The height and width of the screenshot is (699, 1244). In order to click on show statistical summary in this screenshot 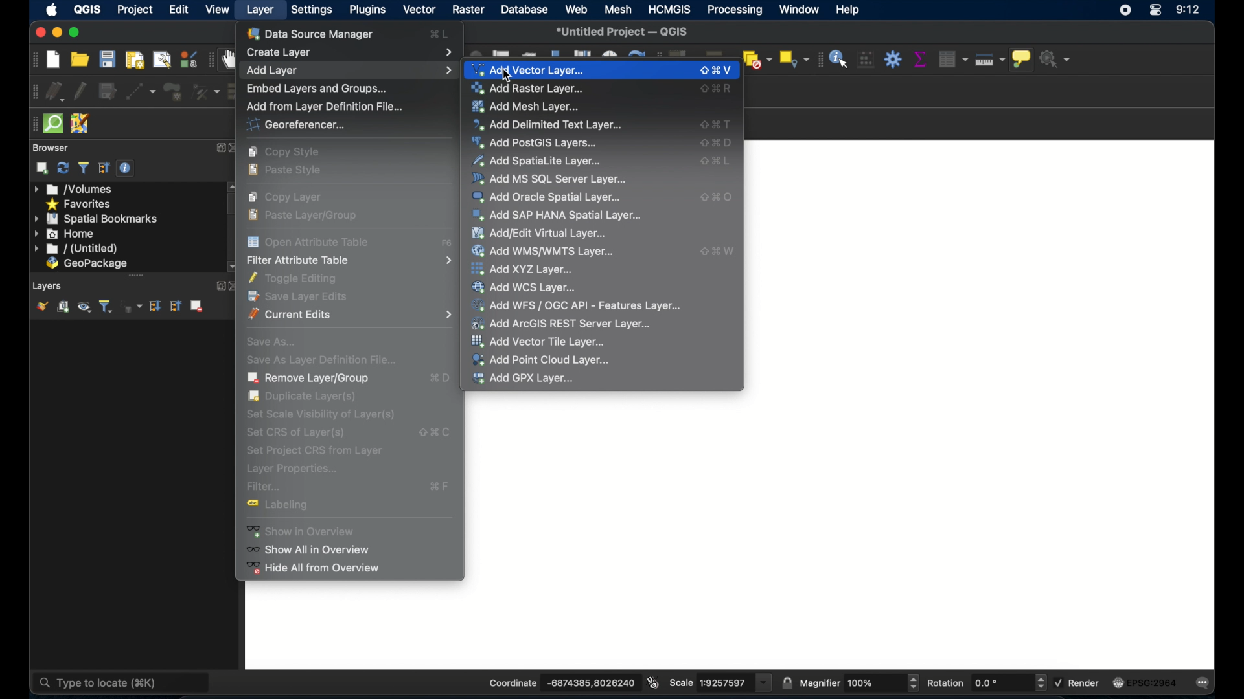, I will do `click(919, 57)`.